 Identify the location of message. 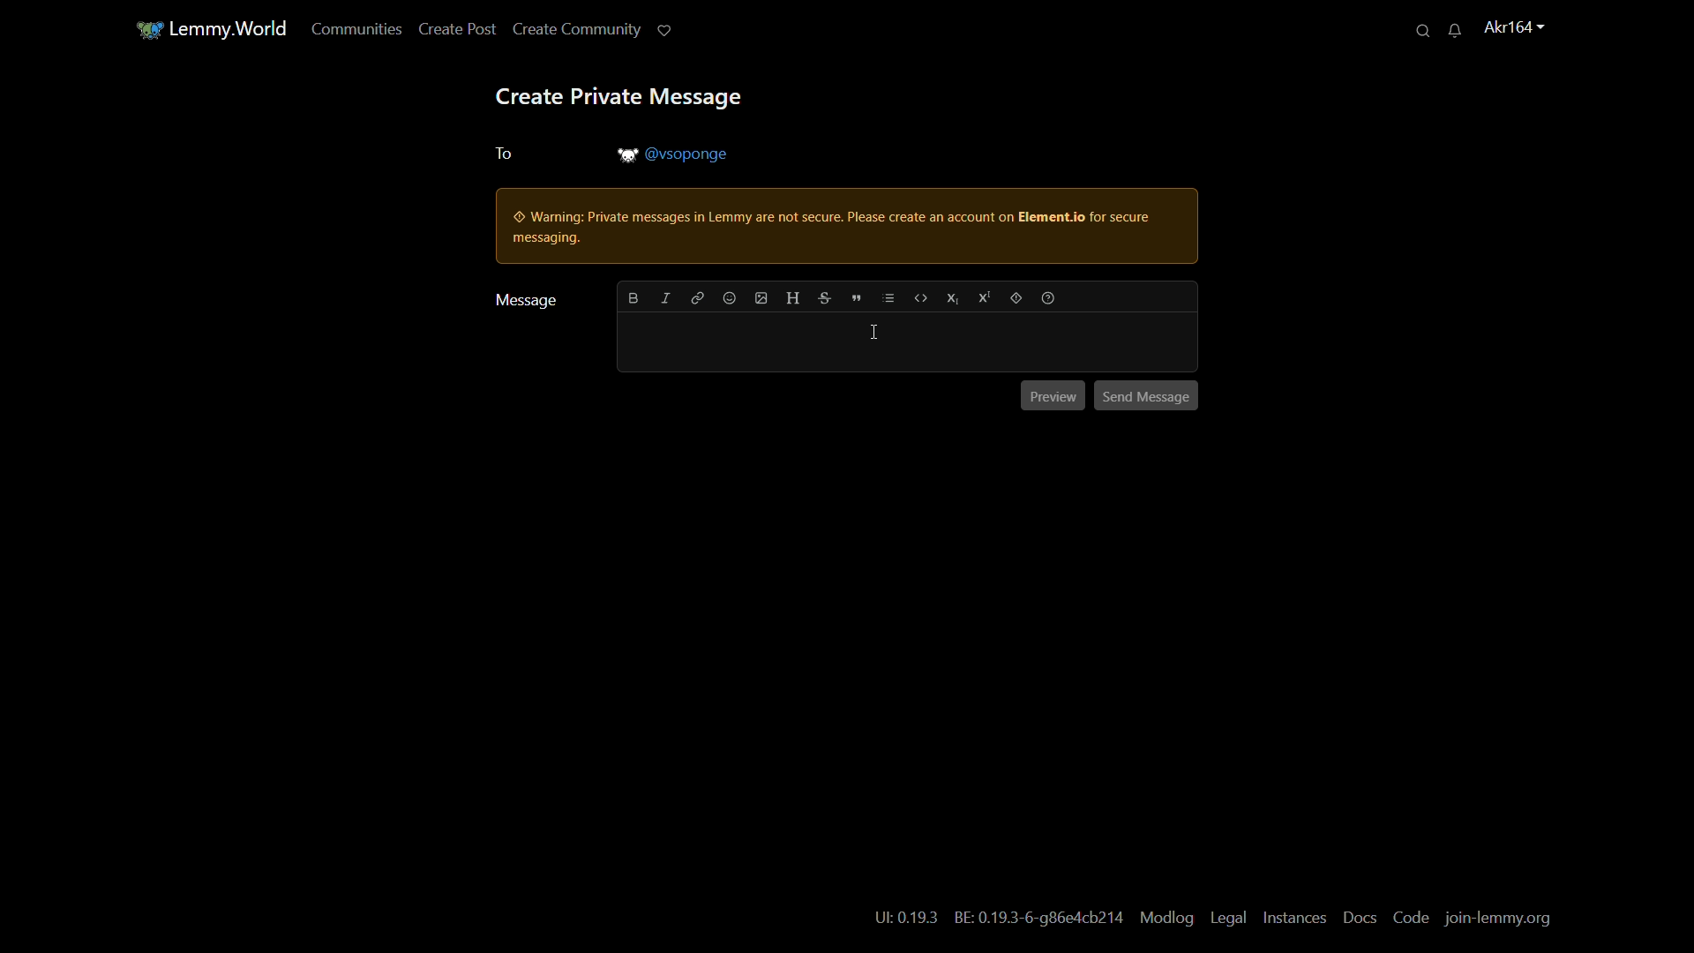
(523, 299).